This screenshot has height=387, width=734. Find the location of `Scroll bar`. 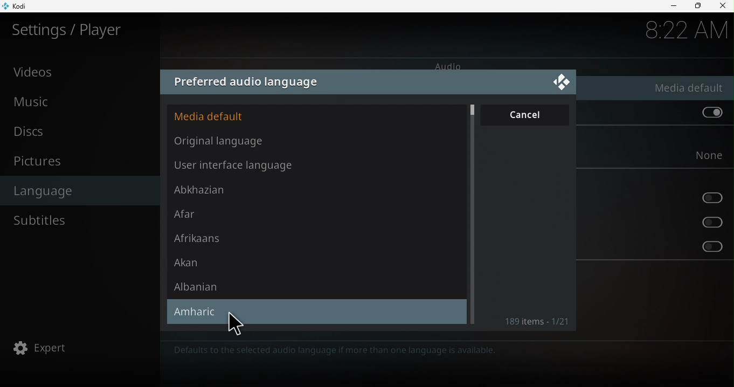

Scroll bar is located at coordinates (470, 213).